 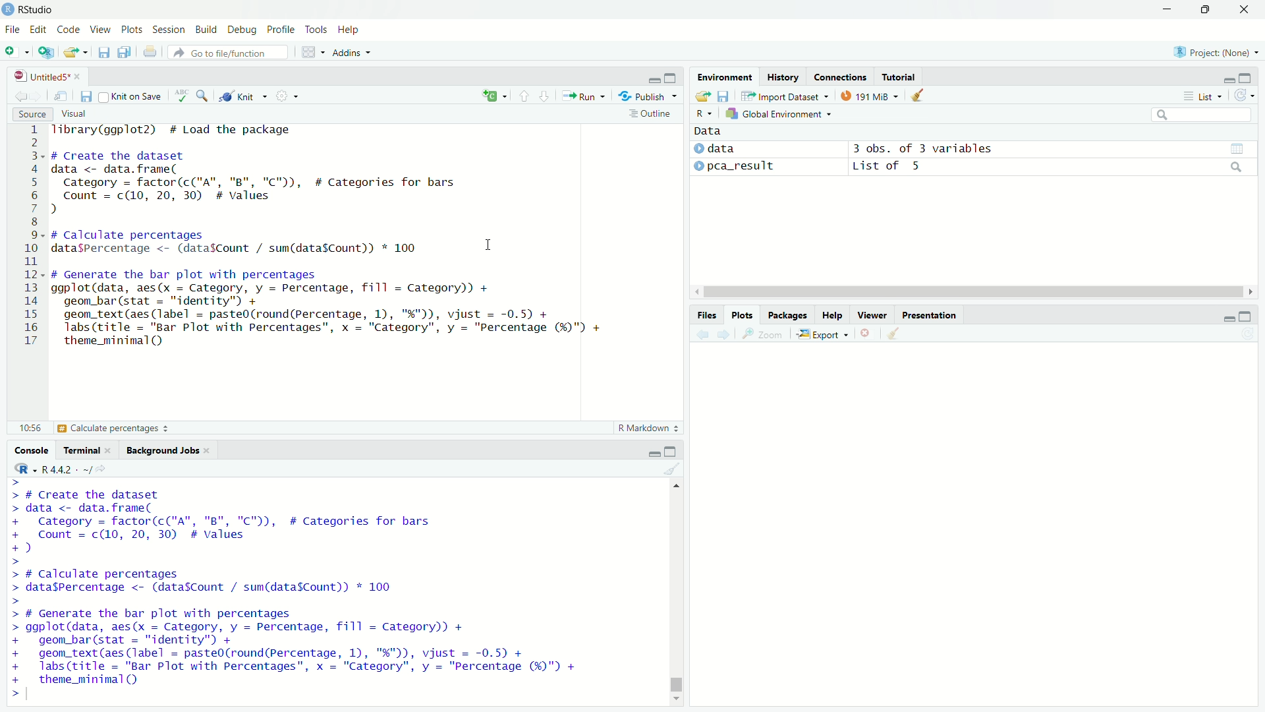 I want to click on help, so click(x=350, y=30).